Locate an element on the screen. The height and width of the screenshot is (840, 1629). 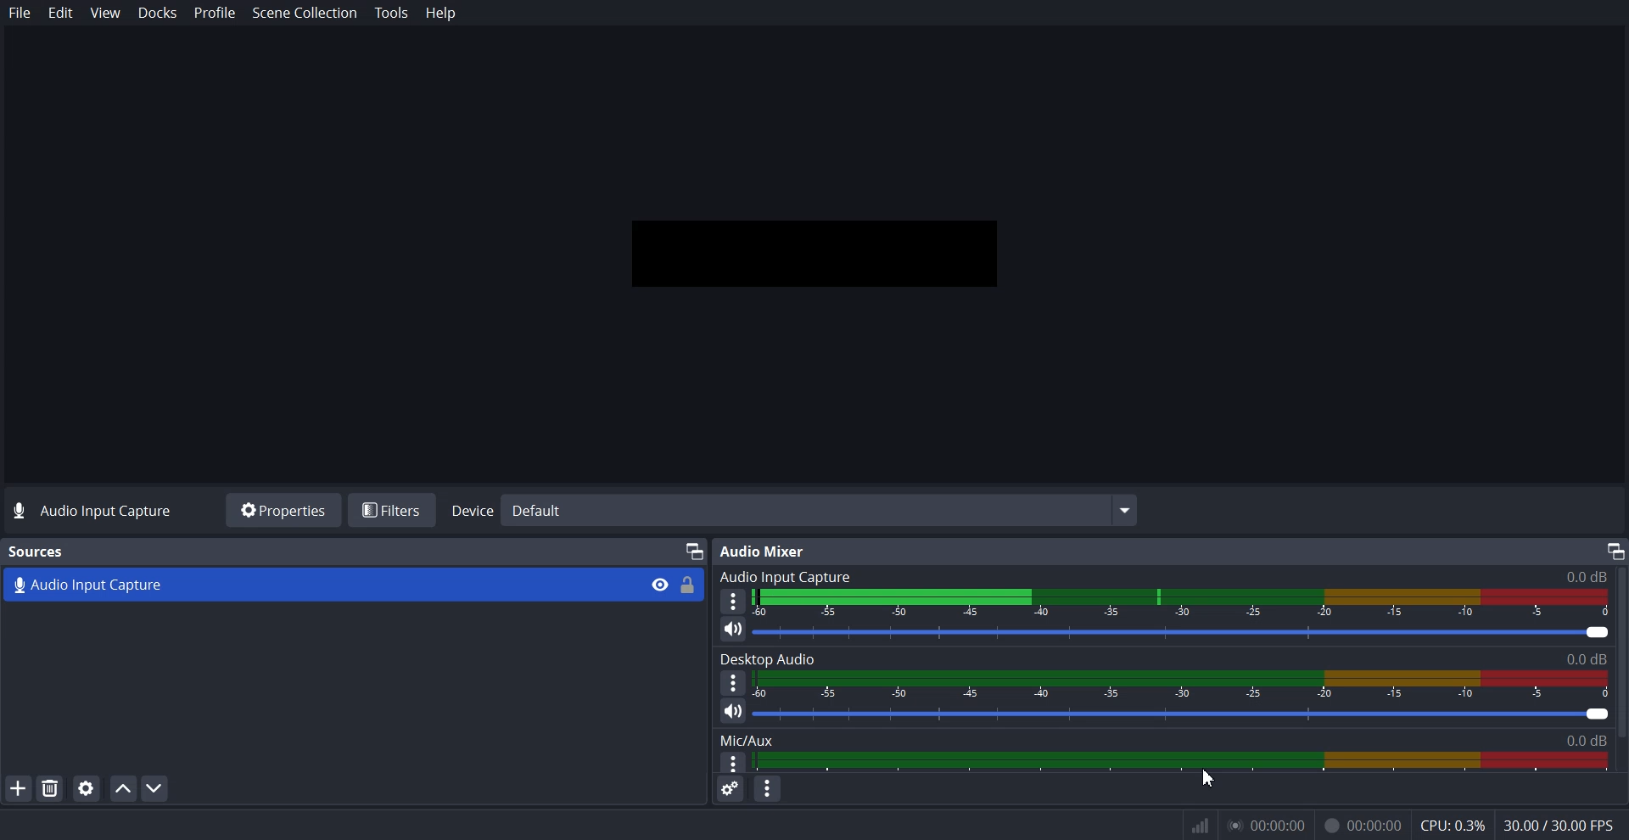
Mute is located at coordinates (733, 630).